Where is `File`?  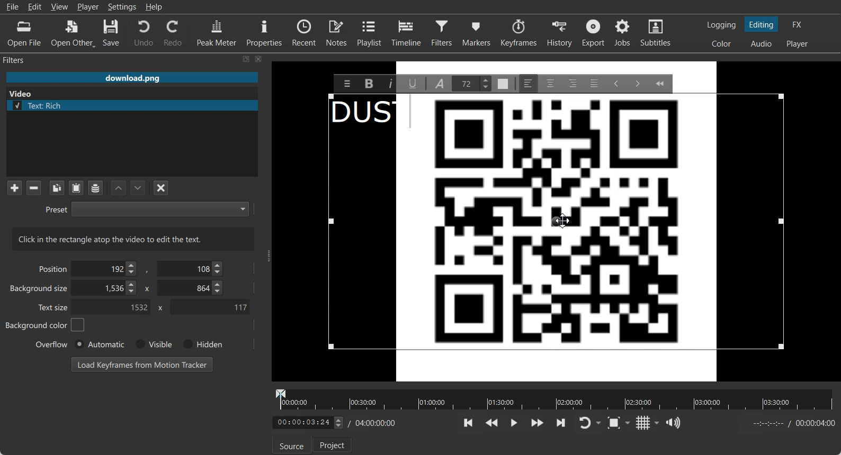
File is located at coordinates (12, 7).